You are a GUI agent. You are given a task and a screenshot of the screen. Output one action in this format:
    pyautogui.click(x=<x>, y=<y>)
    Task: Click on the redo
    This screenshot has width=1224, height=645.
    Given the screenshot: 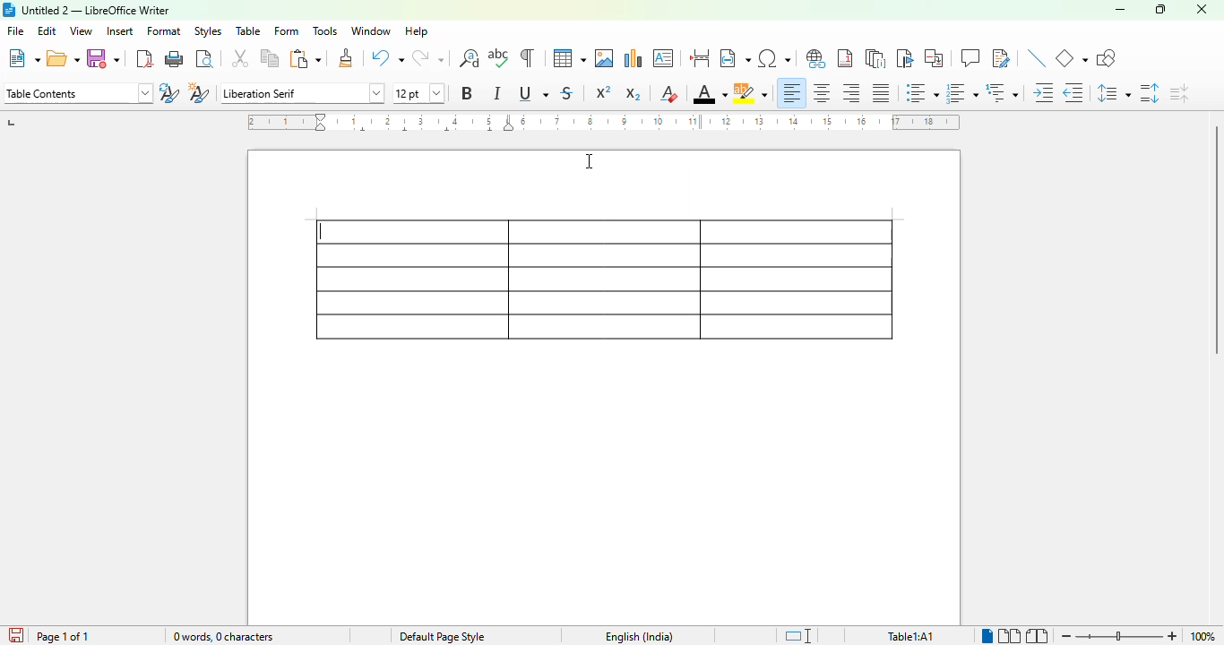 What is the action you would take?
    pyautogui.click(x=428, y=57)
    